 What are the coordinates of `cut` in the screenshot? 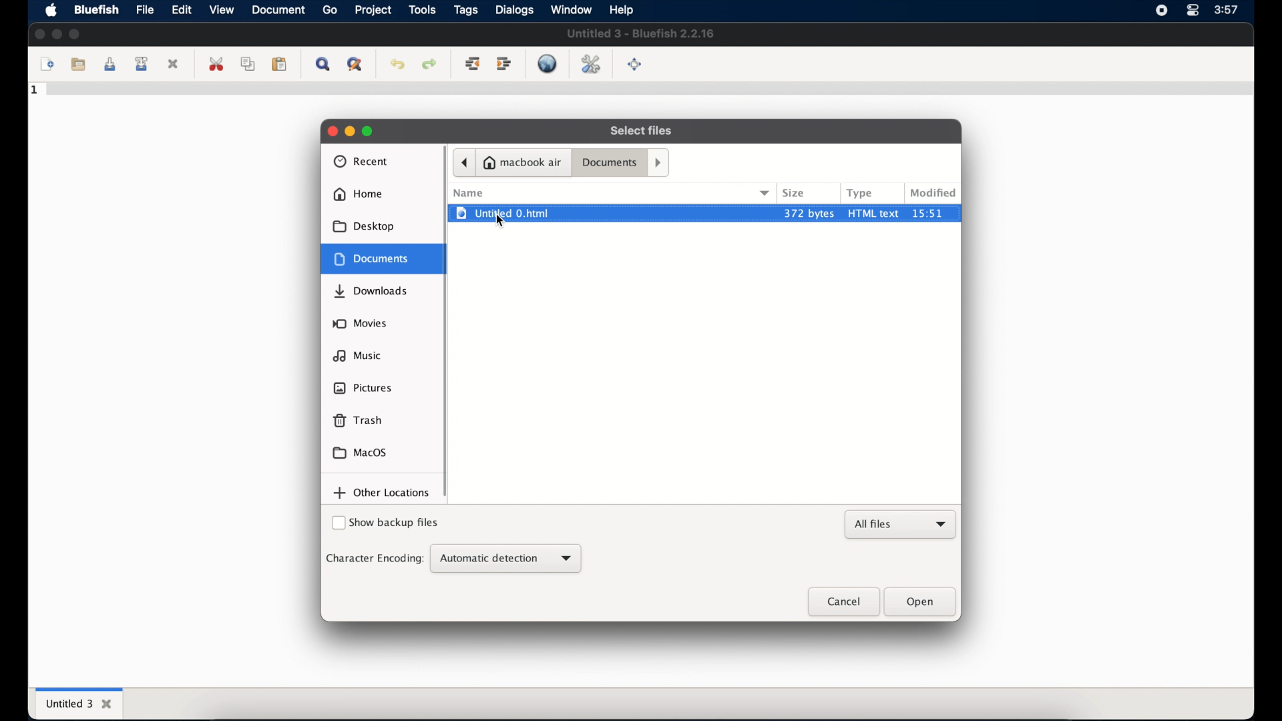 It's located at (216, 64).